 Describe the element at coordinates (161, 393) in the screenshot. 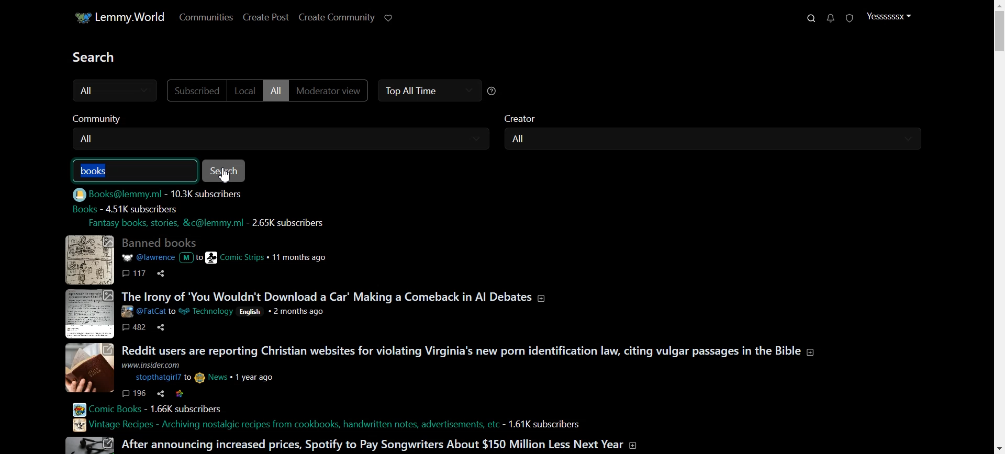

I see `share` at that location.